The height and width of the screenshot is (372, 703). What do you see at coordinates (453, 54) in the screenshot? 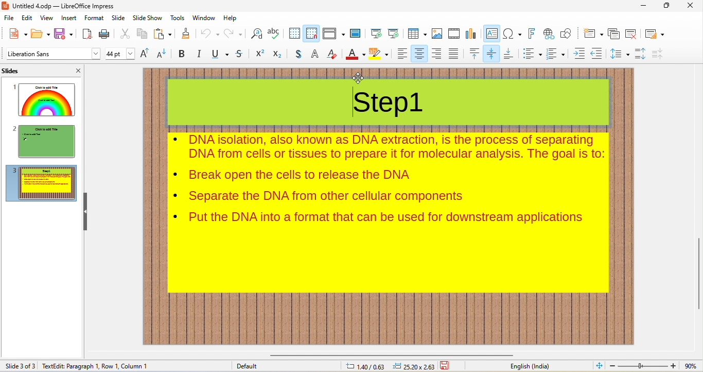
I see `justified` at bounding box center [453, 54].